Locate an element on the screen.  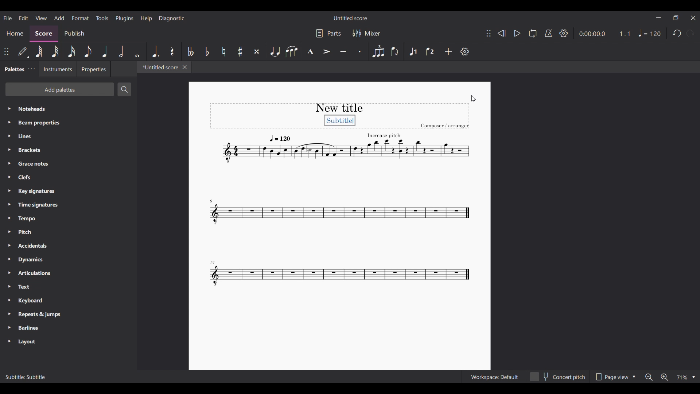
Tuplet is located at coordinates (378, 51).